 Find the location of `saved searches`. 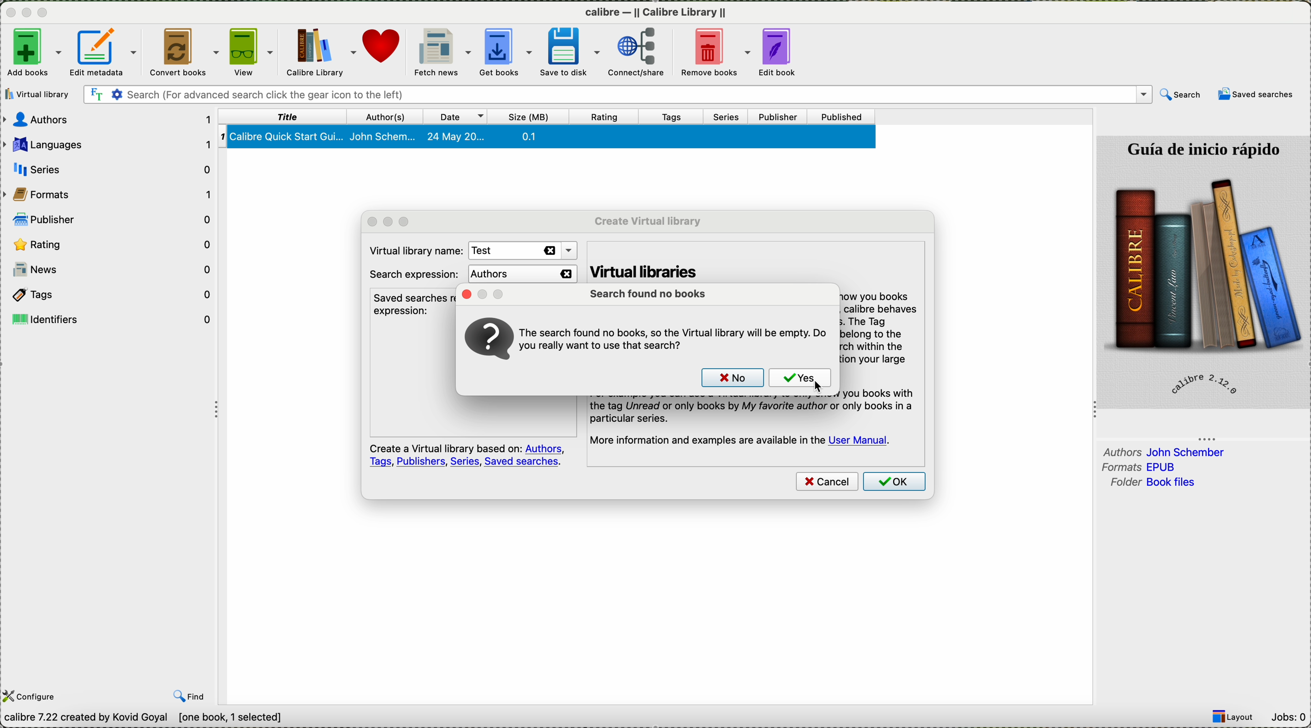

saved searches is located at coordinates (1257, 95).